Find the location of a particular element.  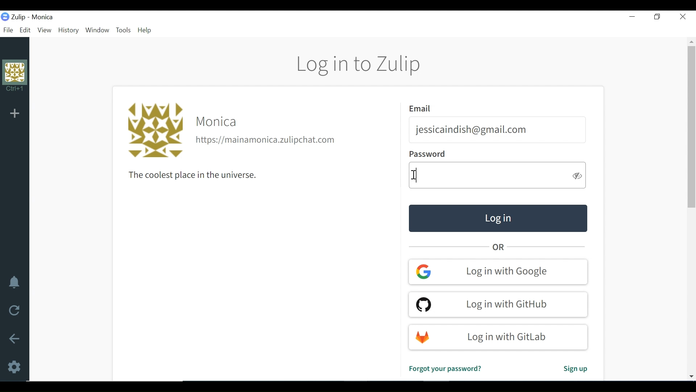

Add Organisation is located at coordinates (14, 113).